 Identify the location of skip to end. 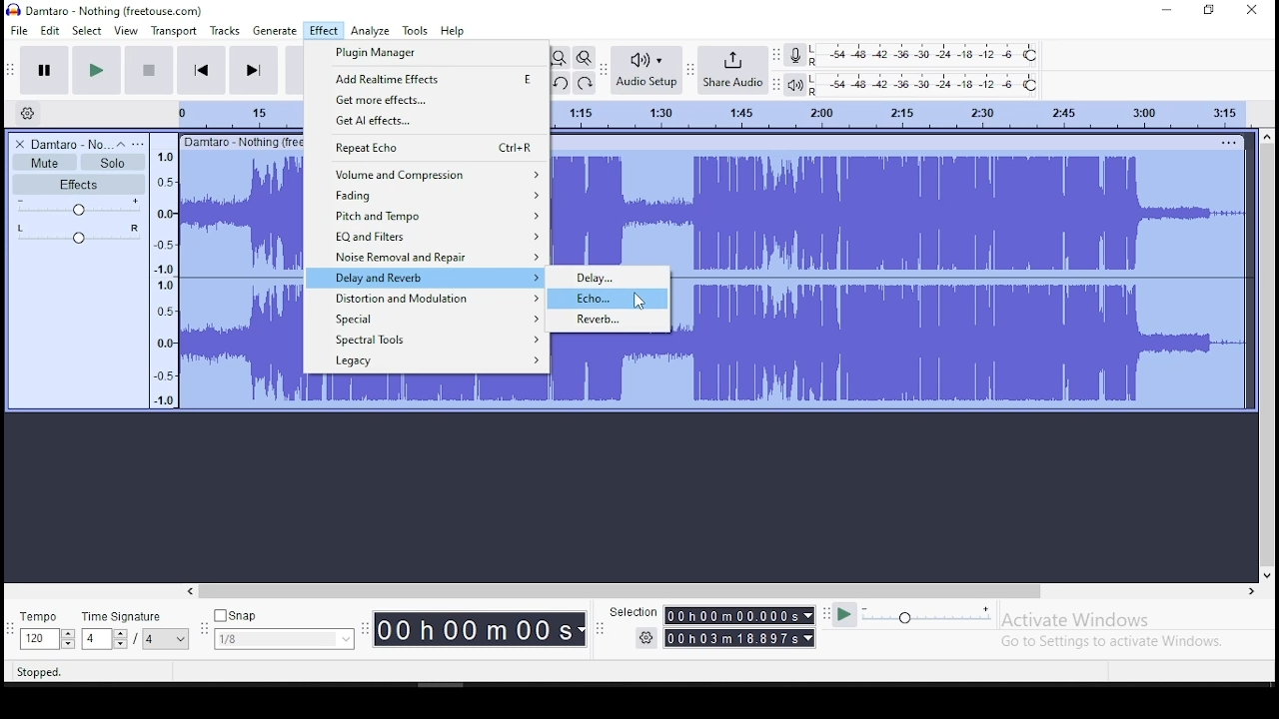
(252, 70).